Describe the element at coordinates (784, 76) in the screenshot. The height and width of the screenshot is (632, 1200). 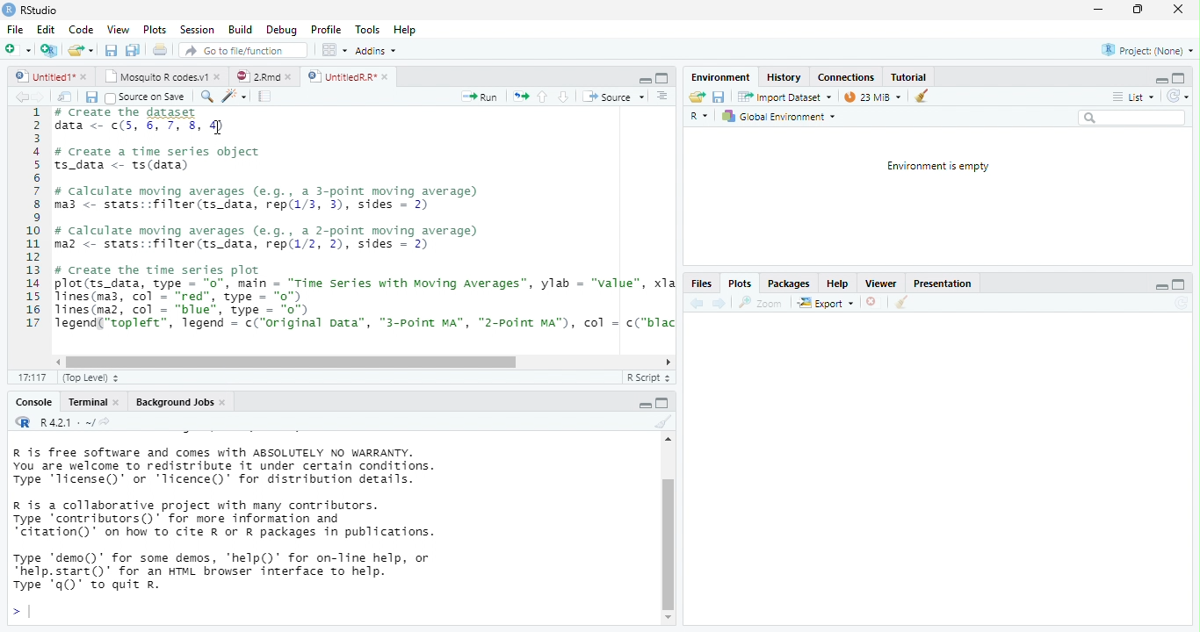
I see `History` at that location.